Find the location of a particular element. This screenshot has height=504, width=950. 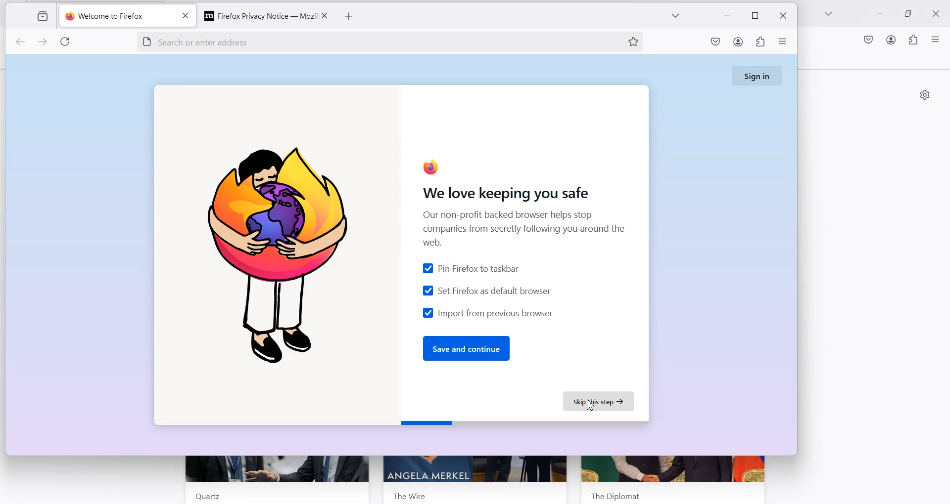

Pin Firefox to taskbar is located at coordinates (471, 269).